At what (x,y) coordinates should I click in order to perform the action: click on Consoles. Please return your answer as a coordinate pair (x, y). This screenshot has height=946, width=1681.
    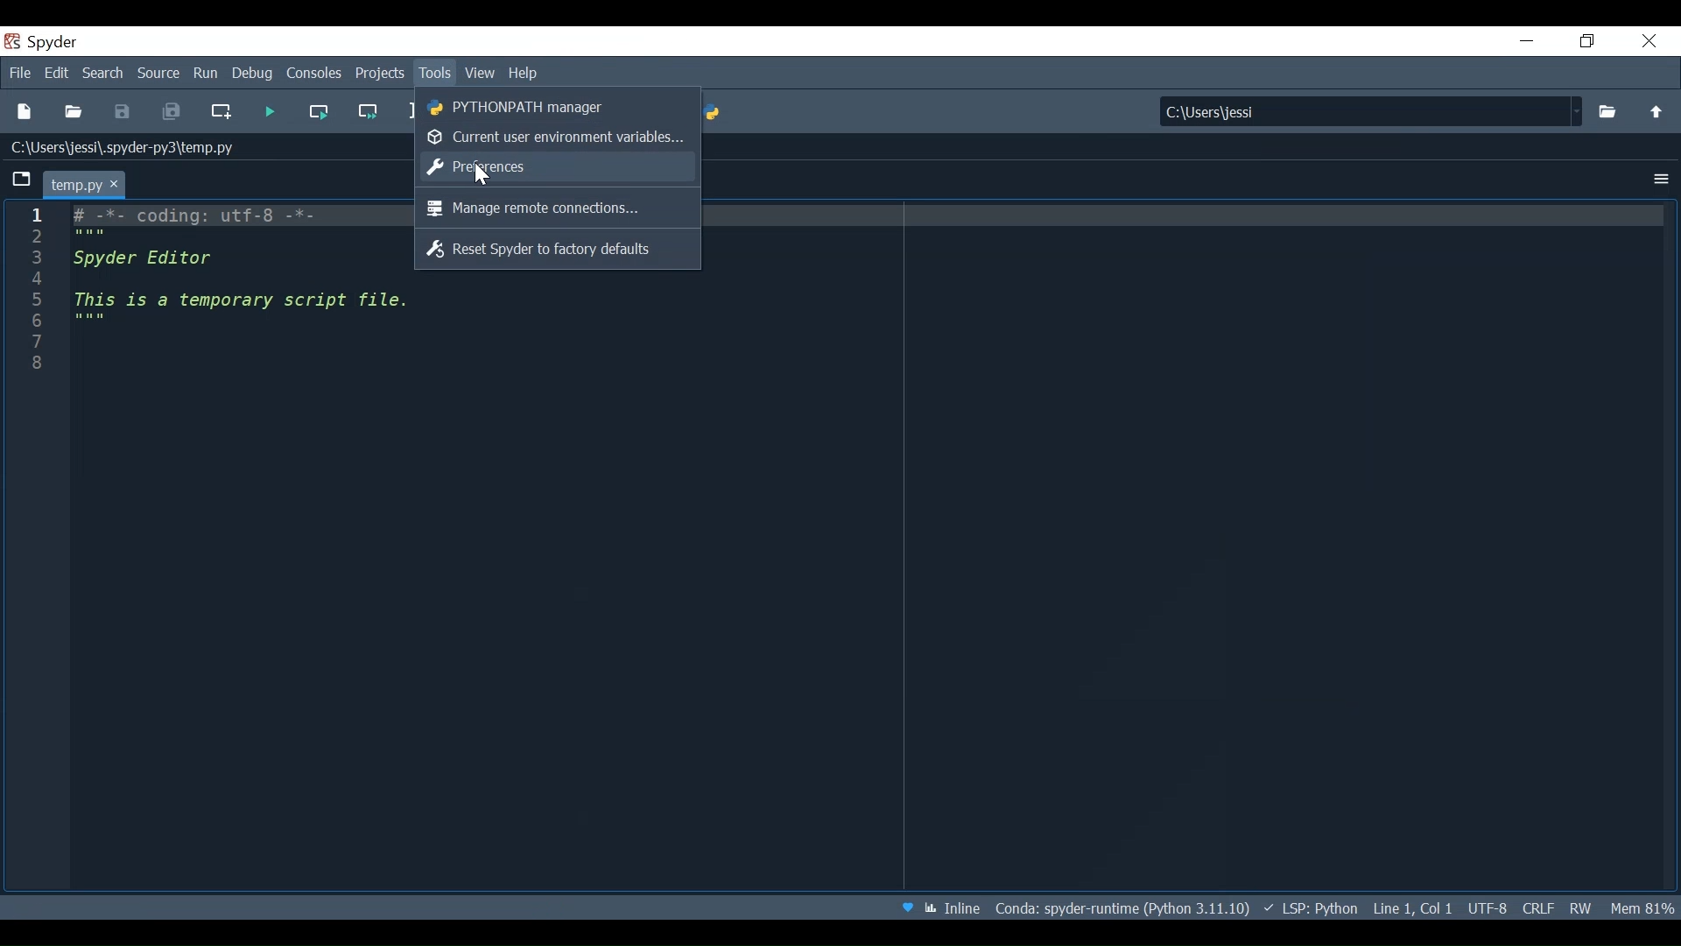
    Looking at the image, I should click on (313, 74).